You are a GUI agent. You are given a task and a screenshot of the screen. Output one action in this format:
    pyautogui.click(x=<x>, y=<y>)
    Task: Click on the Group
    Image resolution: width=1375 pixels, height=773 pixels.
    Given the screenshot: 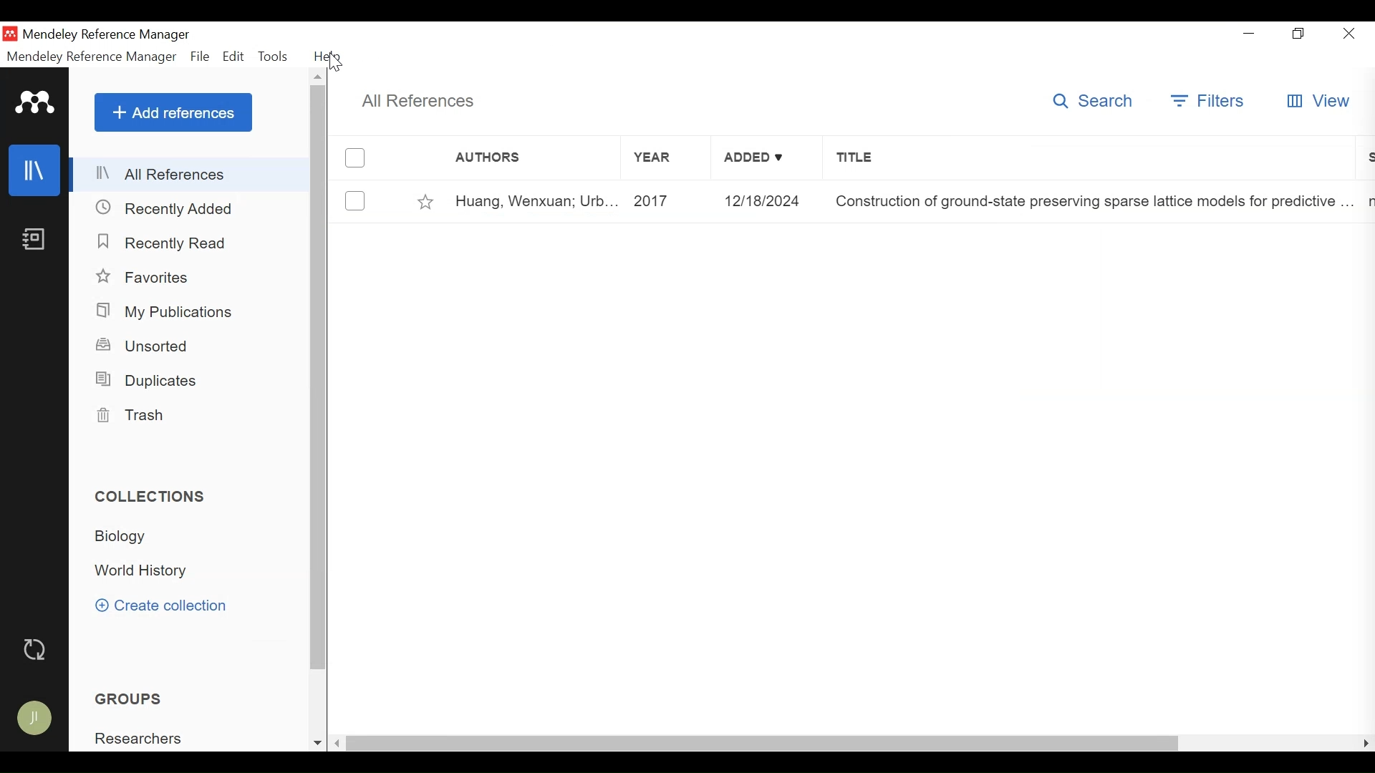 What is the action you would take?
    pyautogui.click(x=140, y=739)
    